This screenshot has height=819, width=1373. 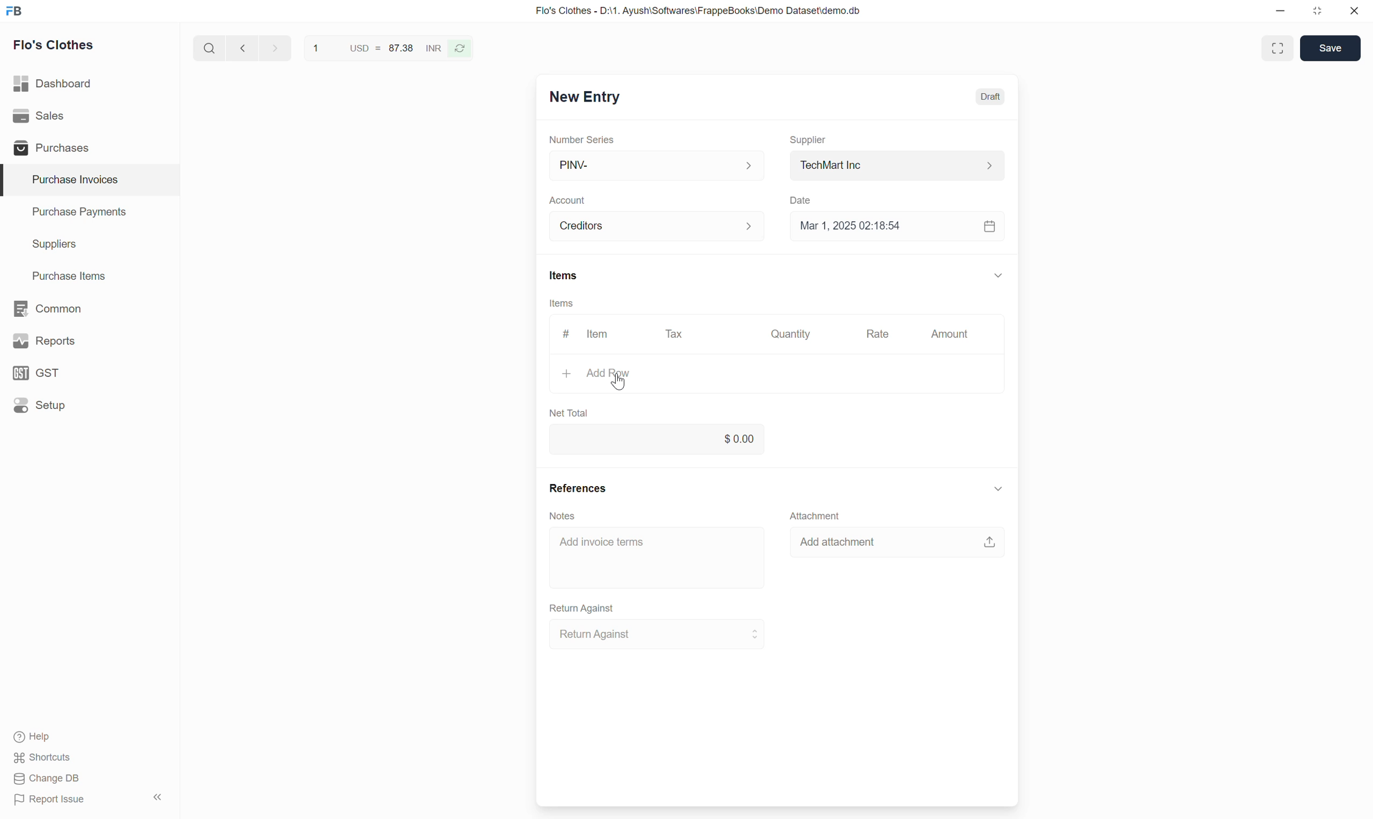 I want to click on Date, so click(x=802, y=201).